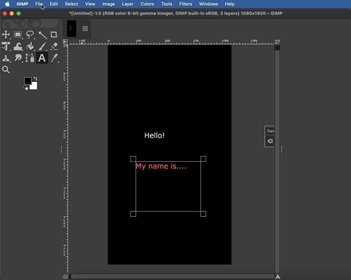 Image resolution: width=351 pixels, height=280 pixels. Describe the element at coordinates (230, 4) in the screenshot. I see `Help` at that location.